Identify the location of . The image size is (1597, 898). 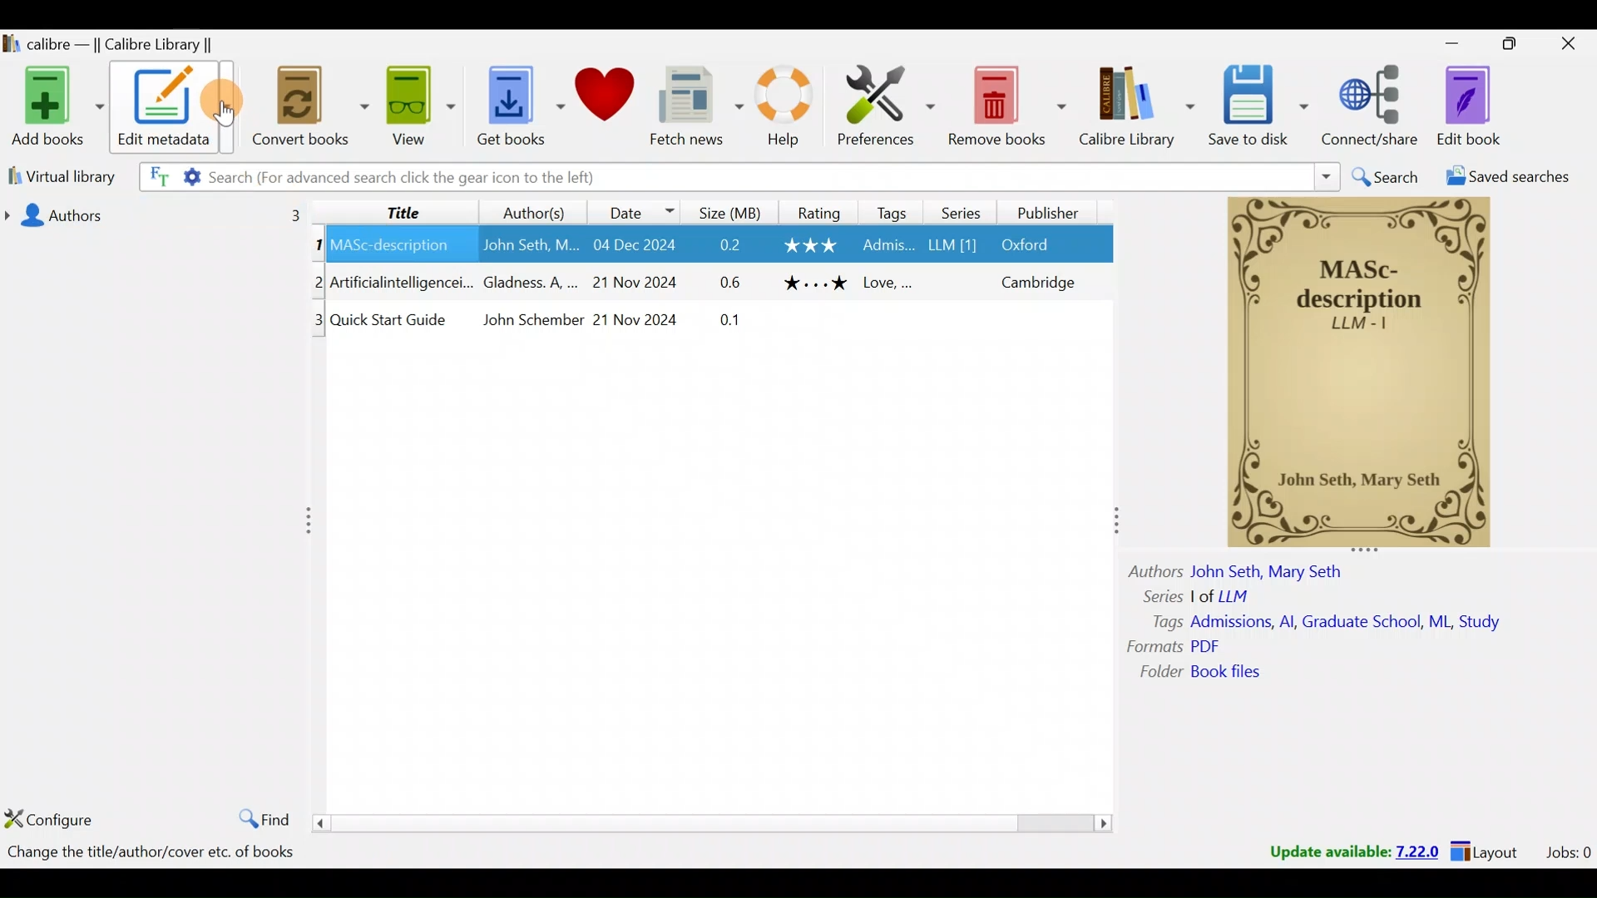
(529, 245).